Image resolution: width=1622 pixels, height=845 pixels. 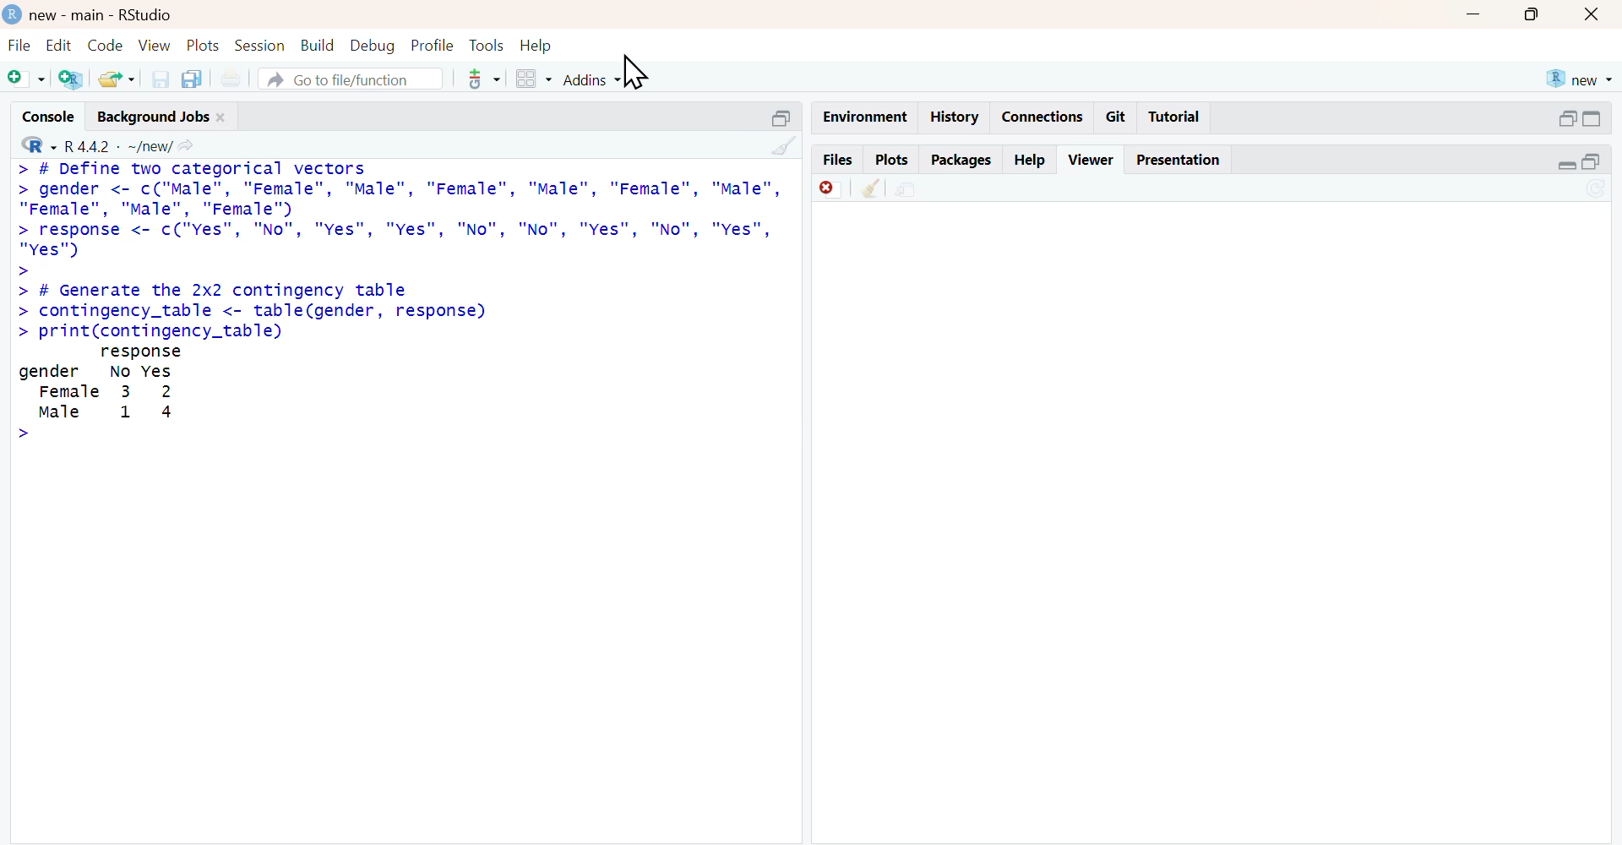 I want to click on close, so click(x=1592, y=15).